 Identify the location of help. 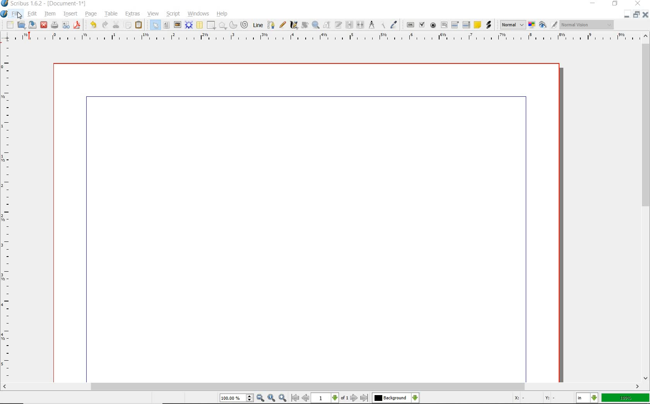
(223, 14).